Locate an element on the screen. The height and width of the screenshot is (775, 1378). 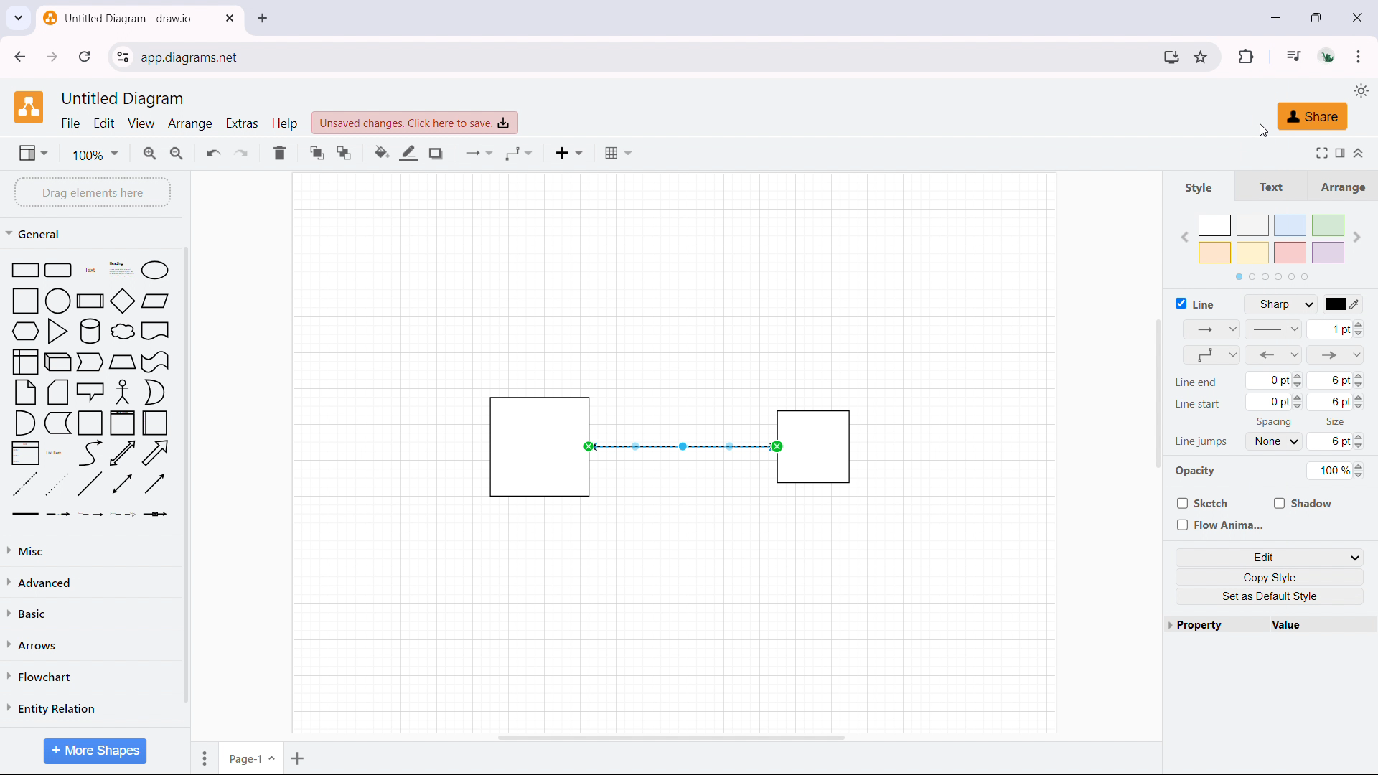
media control is located at coordinates (1292, 55).